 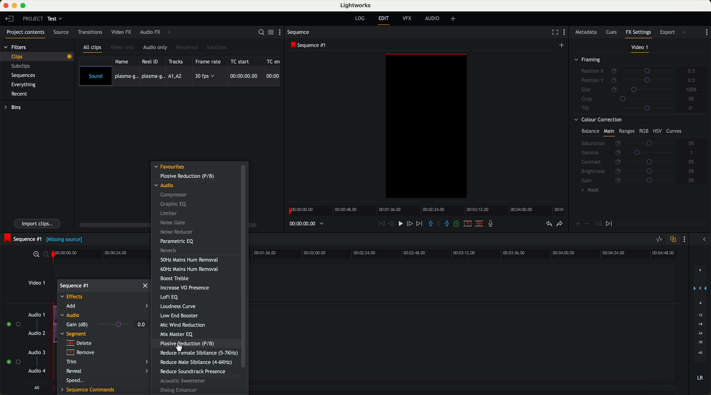 I want to click on sequence #1, so click(x=23, y=238).